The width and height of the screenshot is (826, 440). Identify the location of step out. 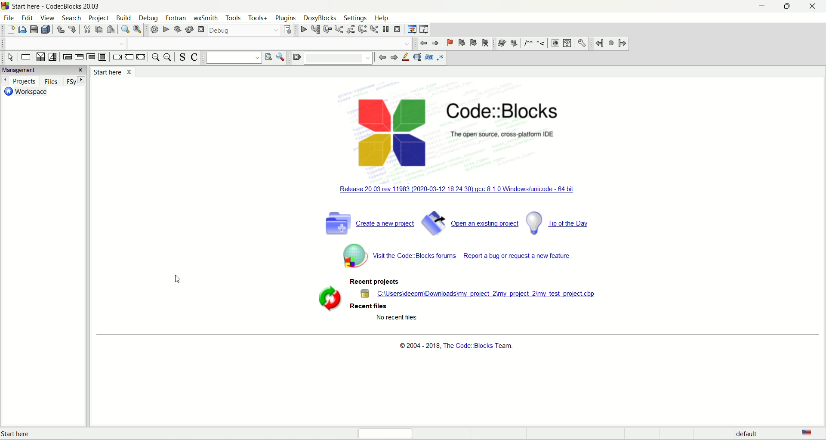
(351, 29).